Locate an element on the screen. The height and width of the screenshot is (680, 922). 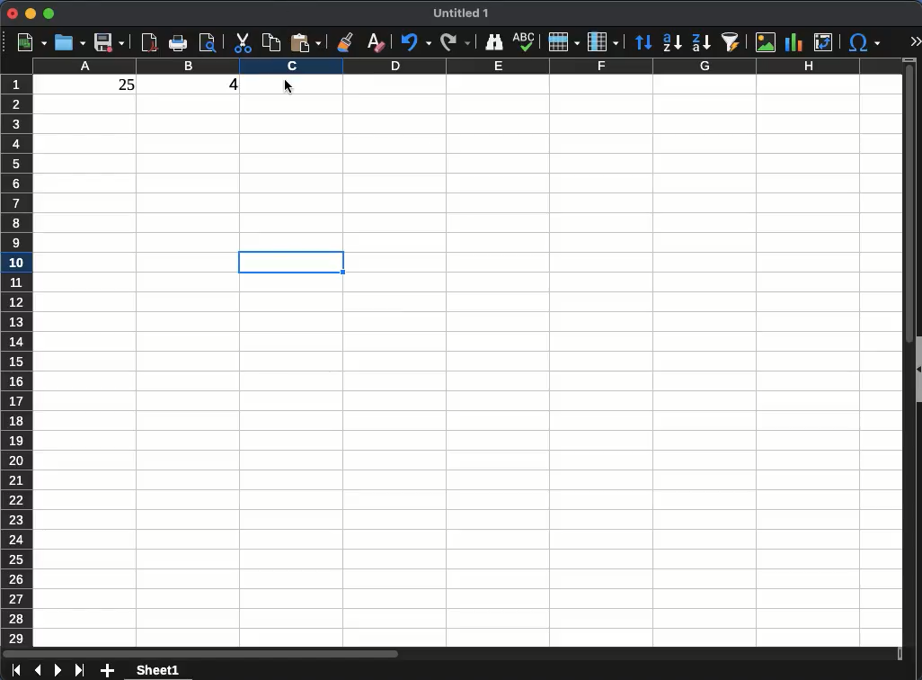
maximize is located at coordinates (48, 13).